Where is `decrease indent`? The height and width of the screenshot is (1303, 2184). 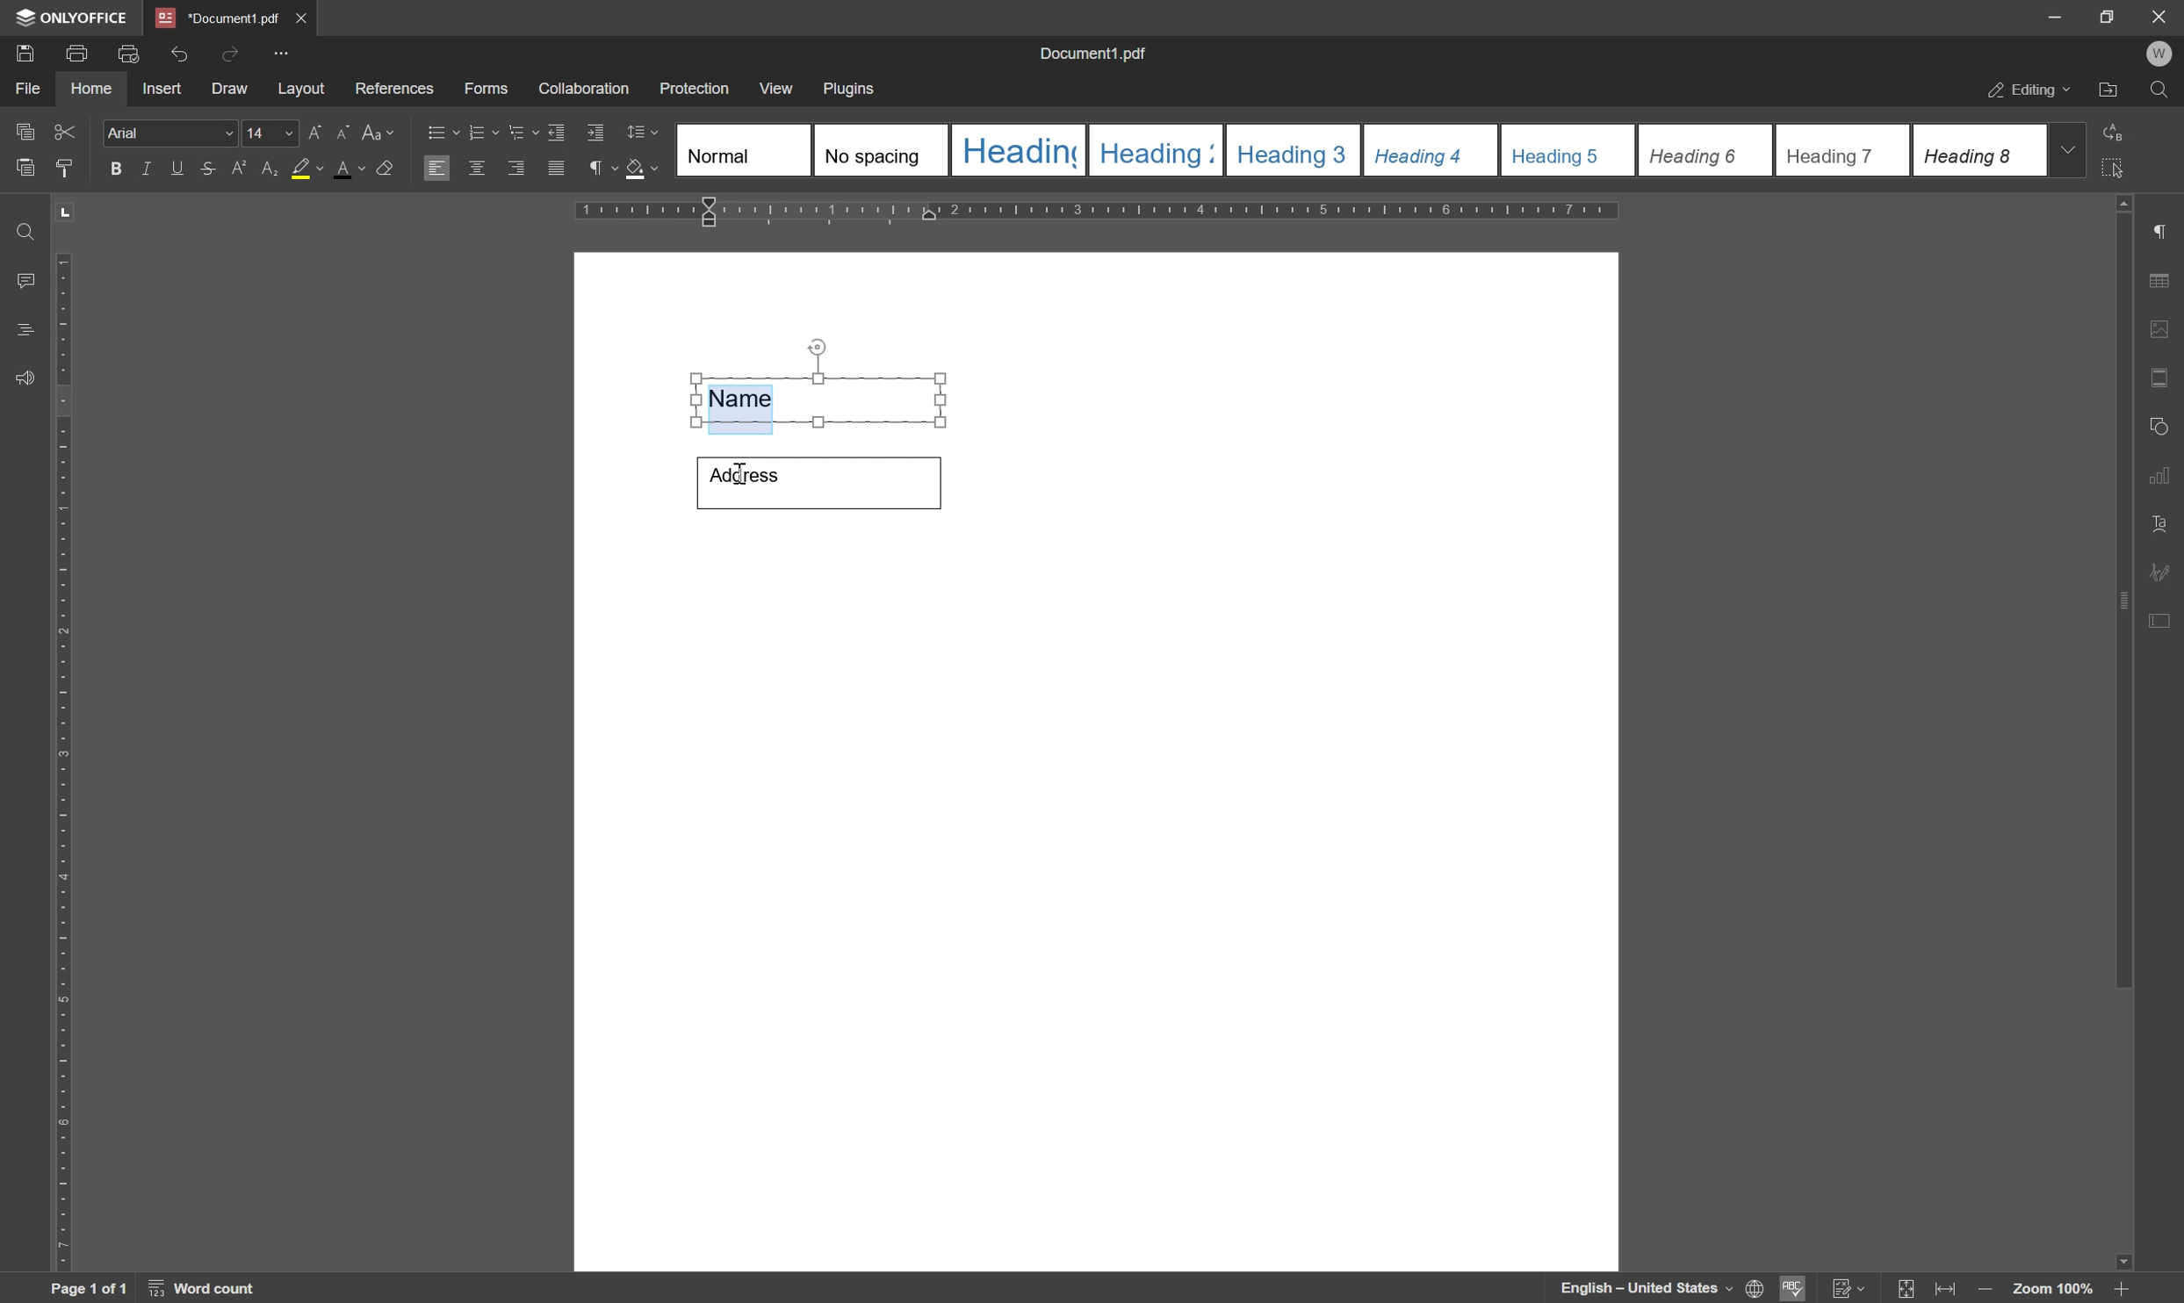 decrease indent is located at coordinates (554, 130).